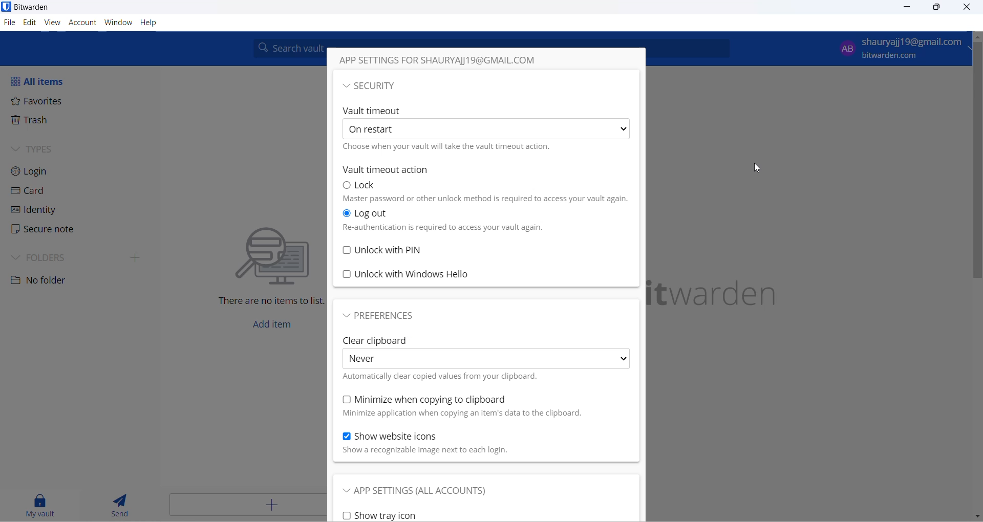 The height and width of the screenshot is (522, 983). I want to click on APP SETTINGS FOR SHAURYAJ)19@GMAIL.COM, so click(443, 60).